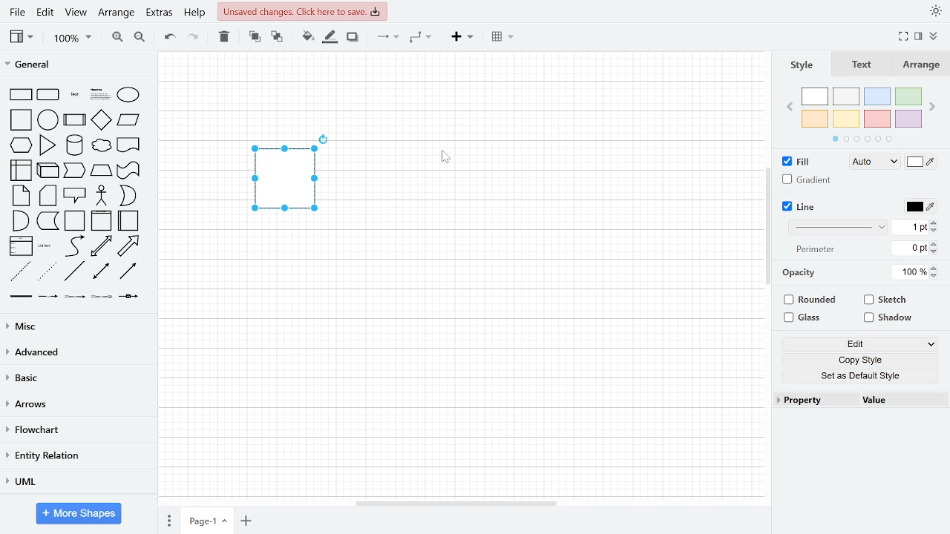  I want to click on line color, so click(920, 207).